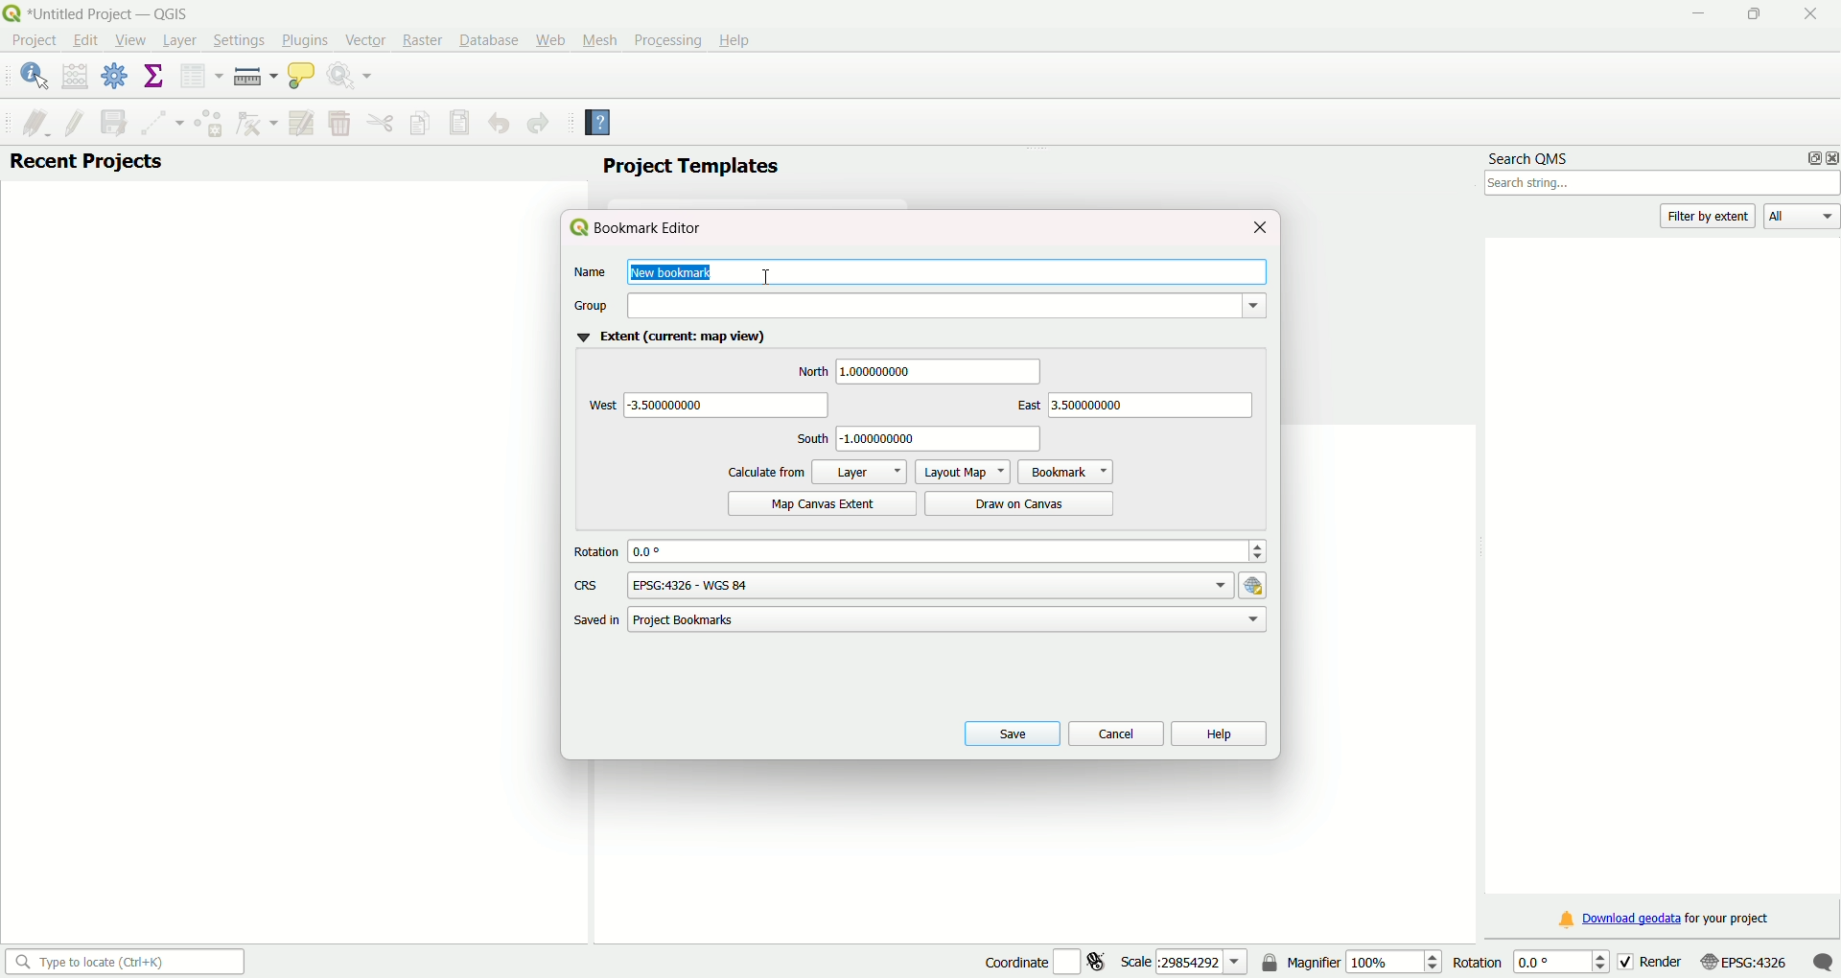  What do you see at coordinates (499, 125) in the screenshot?
I see `undo` at bounding box center [499, 125].